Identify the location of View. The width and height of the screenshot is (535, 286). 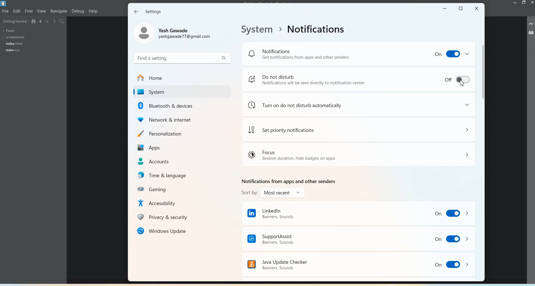
(42, 11).